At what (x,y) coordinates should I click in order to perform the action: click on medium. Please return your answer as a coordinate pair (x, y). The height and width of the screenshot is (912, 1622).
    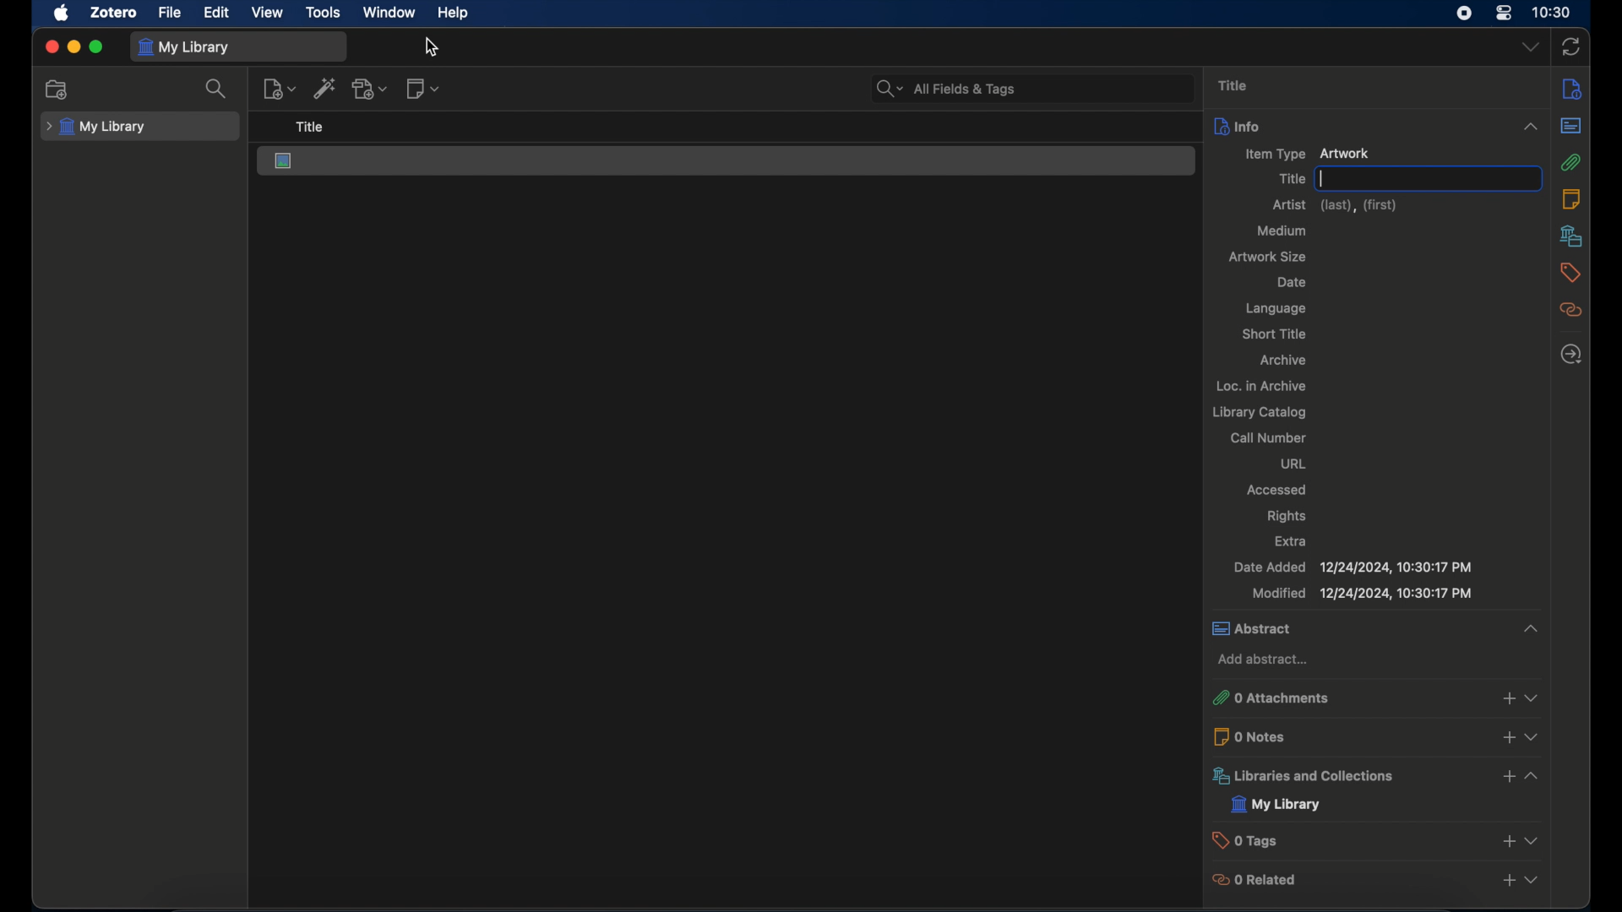
    Looking at the image, I should click on (1282, 230).